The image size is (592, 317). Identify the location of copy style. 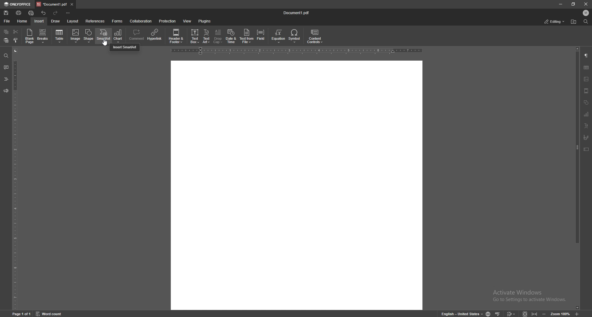
(16, 40).